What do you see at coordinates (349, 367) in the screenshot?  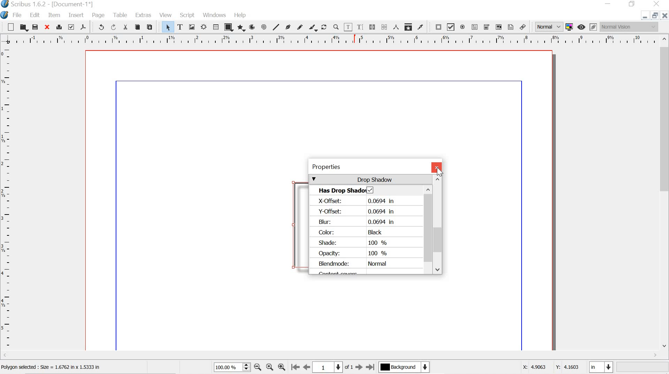 I see `of 1` at bounding box center [349, 367].